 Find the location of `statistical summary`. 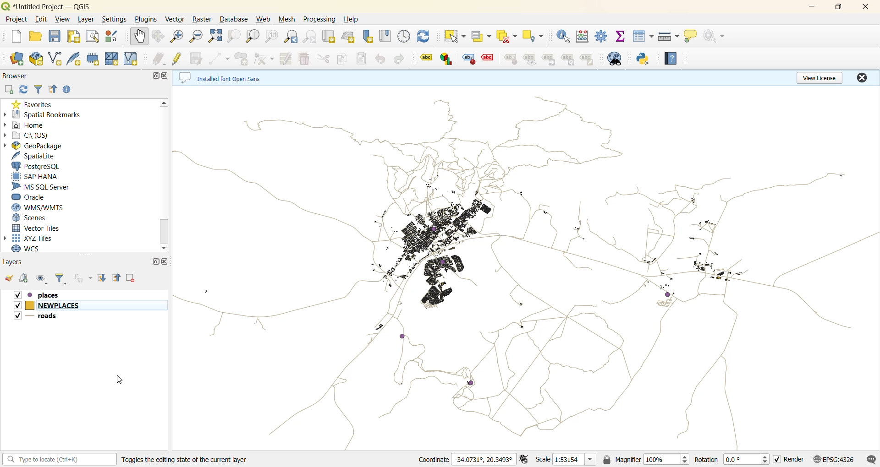

statistical summary is located at coordinates (621, 38).